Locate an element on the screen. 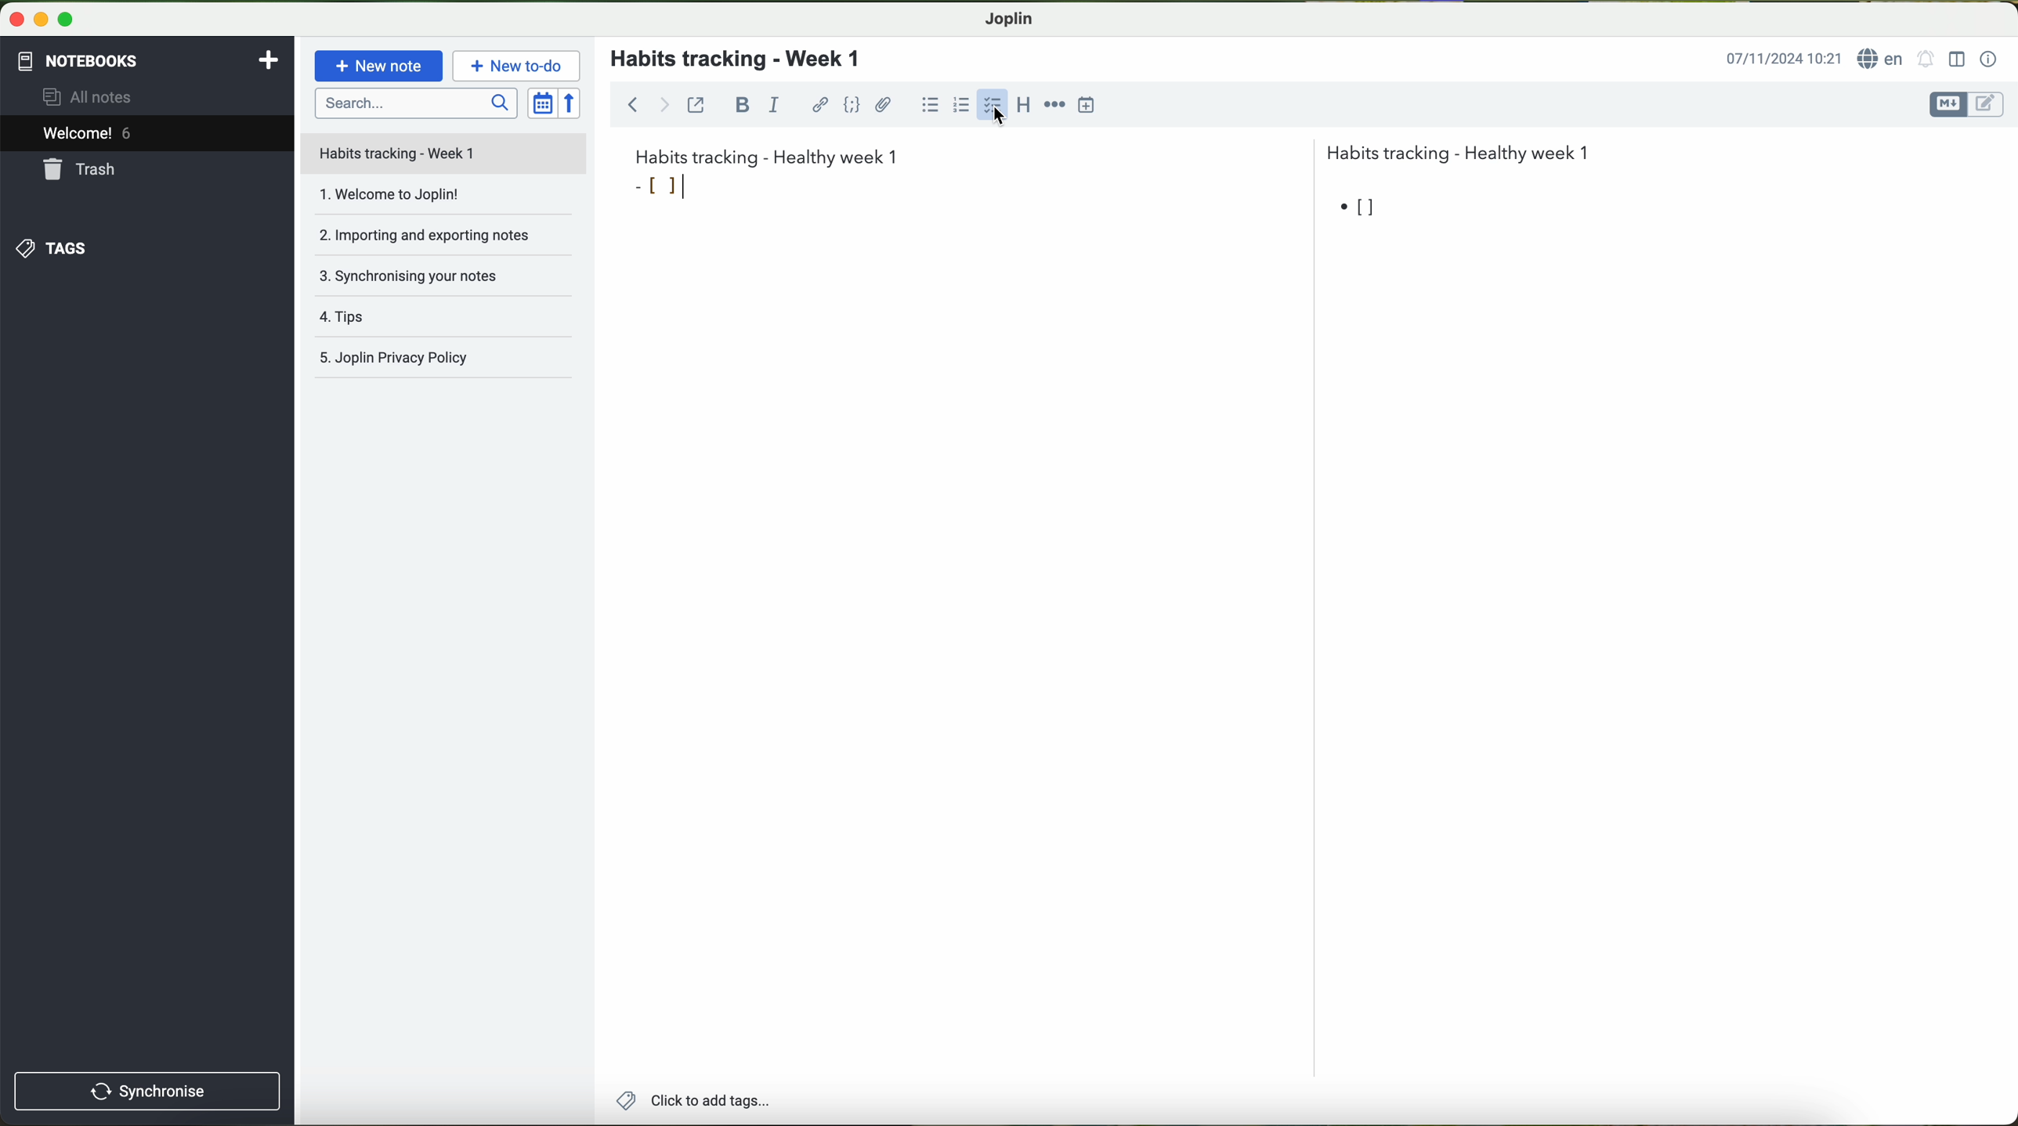 This screenshot has width=2018, height=1126. attach file is located at coordinates (884, 104).